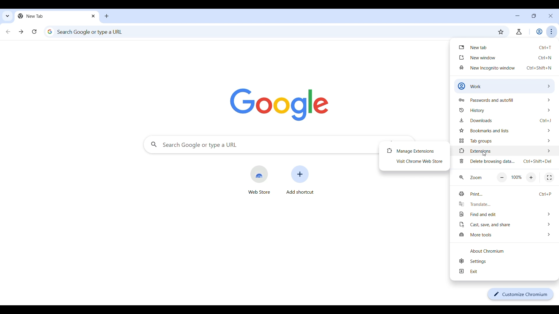 The height and width of the screenshot is (314, 559). What do you see at coordinates (505, 68) in the screenshot?
I see `Open new incognito window` at bounding box center [505, 68].